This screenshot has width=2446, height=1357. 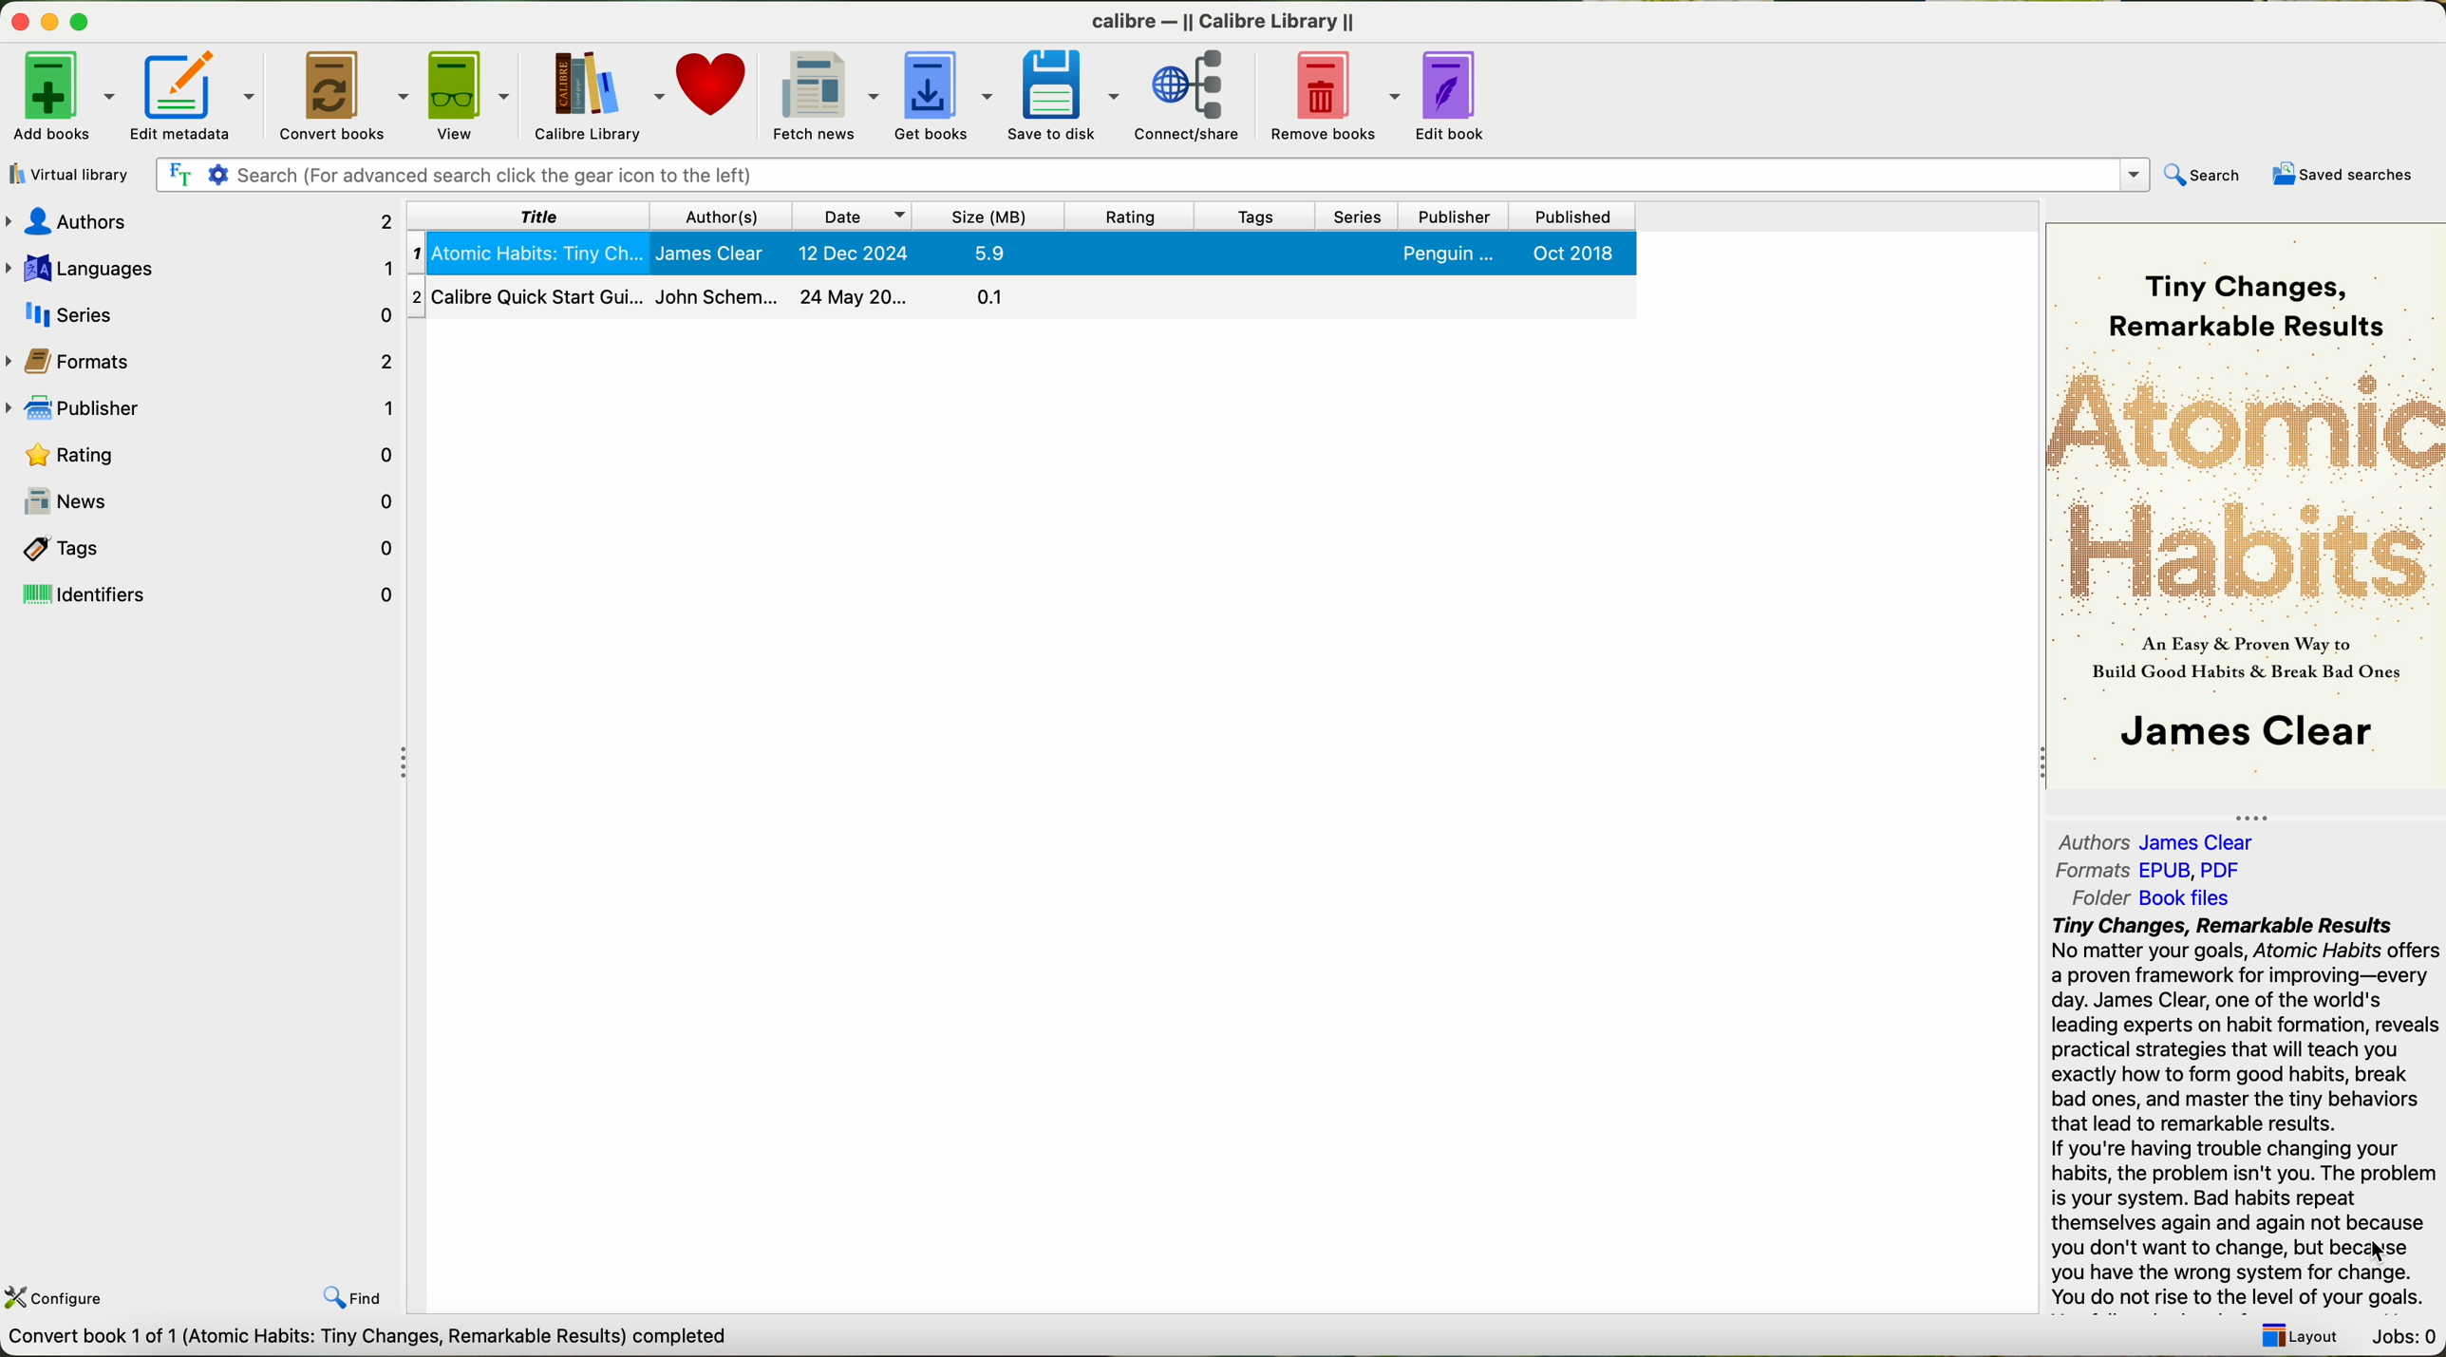 I want to click on summary, so click(x=2248, y=1114).